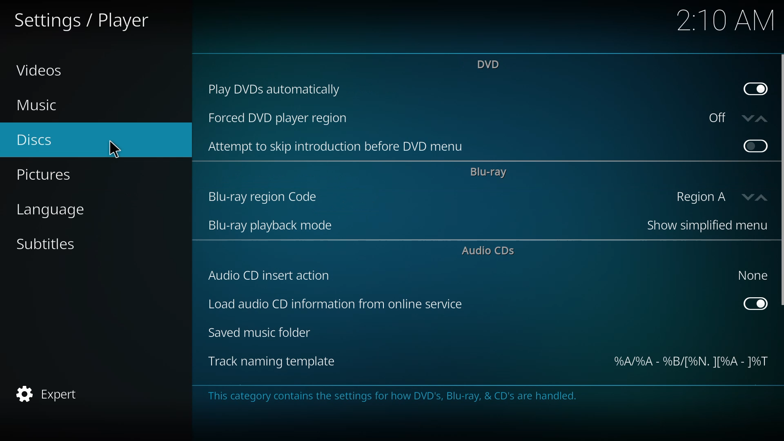 The width and height of the screenshot is (784, 441). Describe the element at coordinates (50, 209) in the screenshot. I see `language` at that location.